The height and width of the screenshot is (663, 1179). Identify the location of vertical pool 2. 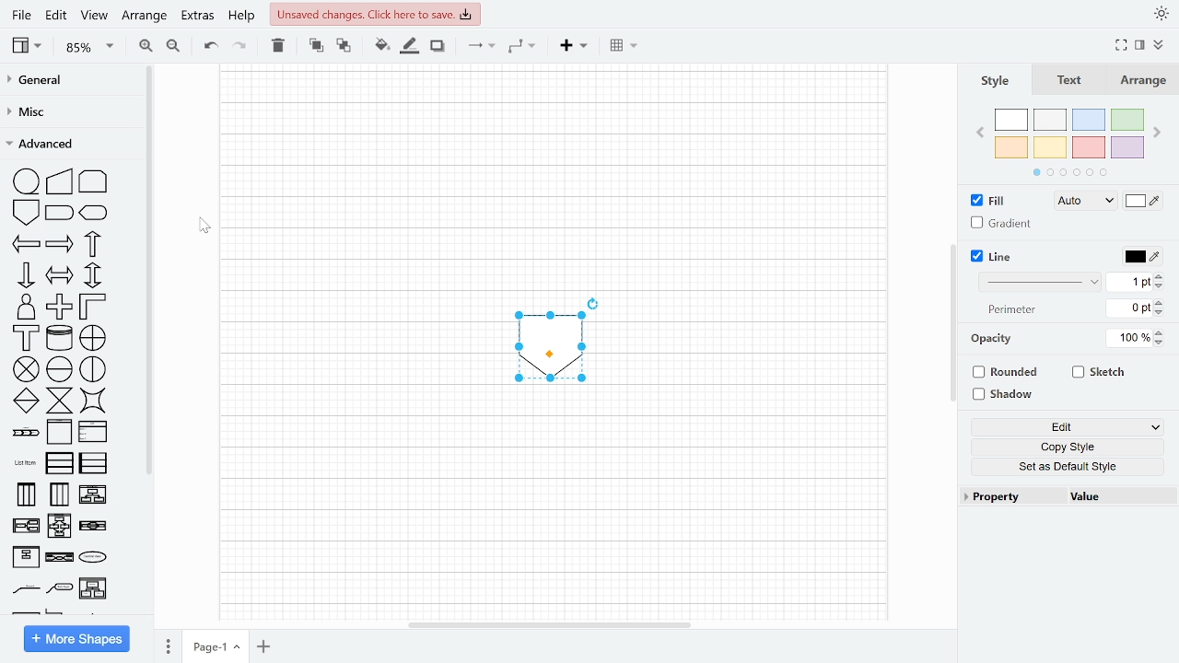
(59, 494).